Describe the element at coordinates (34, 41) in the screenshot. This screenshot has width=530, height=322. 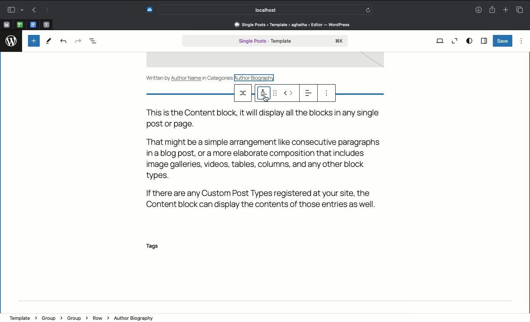
I see `Add new block` at that location.